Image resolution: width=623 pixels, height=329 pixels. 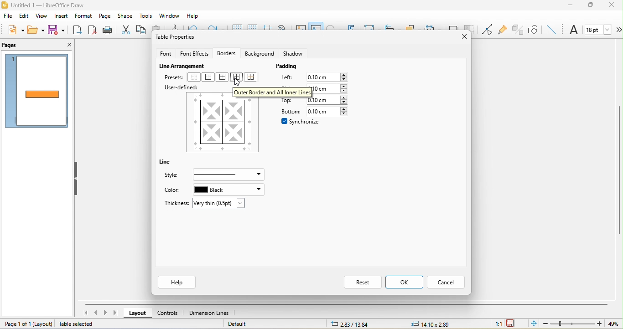 What do you see at coordinates (362, 283) in the screenshot?
I see `reset` at bounding box center [362, 283].